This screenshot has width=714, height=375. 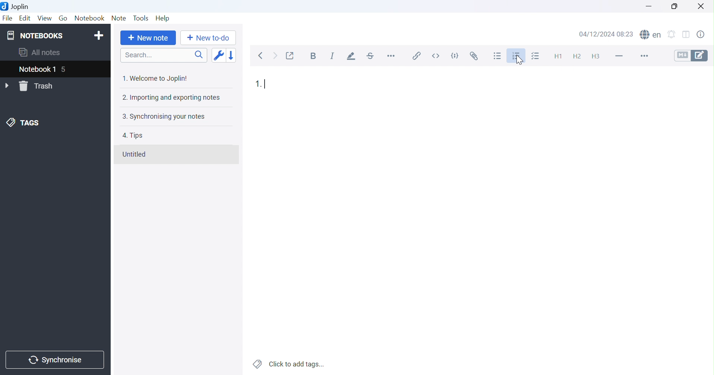 I want to click on Add notebooks, so click(x=100, y=35).